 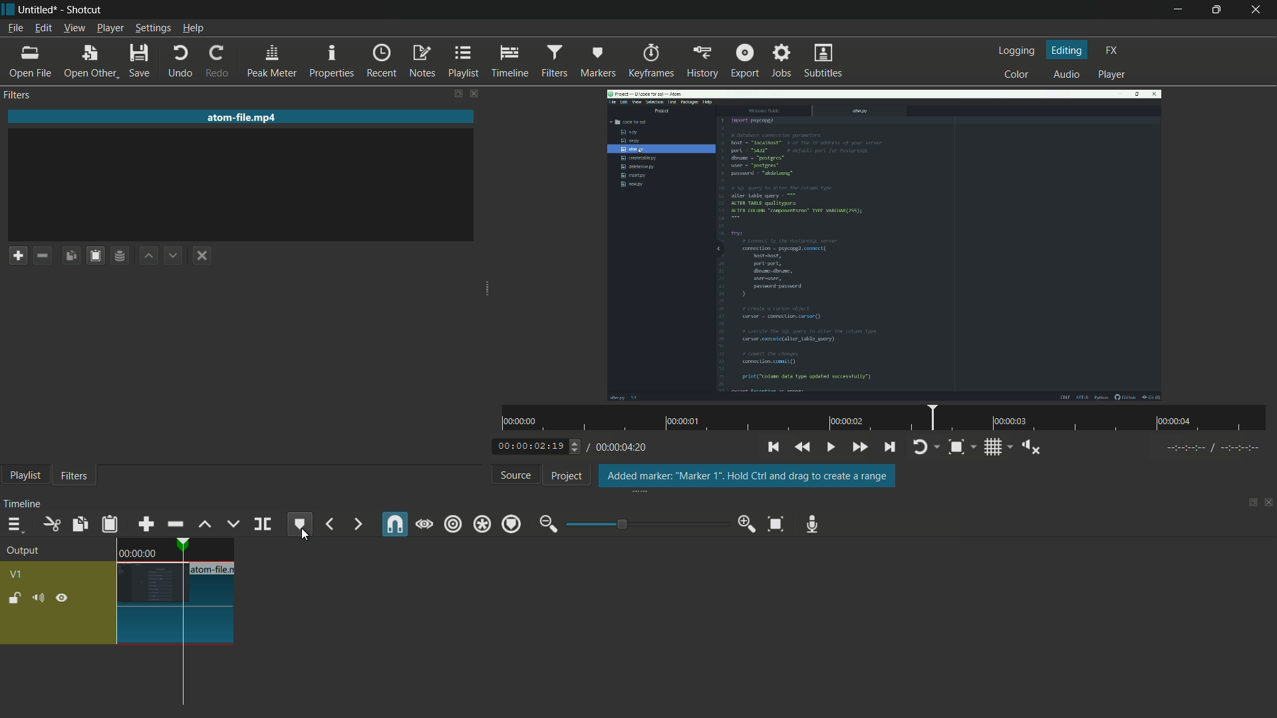 What do you see at coordinates (424, 525) in the screenshot?
I see `scrub while dragging` at bounding box center [424, 525].